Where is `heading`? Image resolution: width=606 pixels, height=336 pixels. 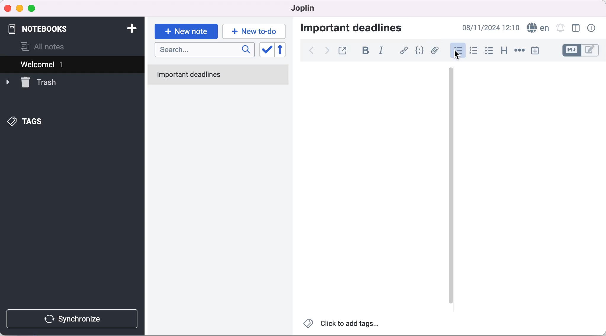 heading is located at coordinates (504, 51).